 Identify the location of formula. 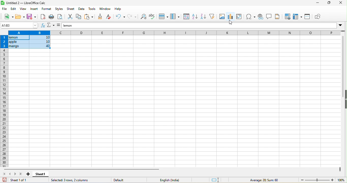
(58, 26).